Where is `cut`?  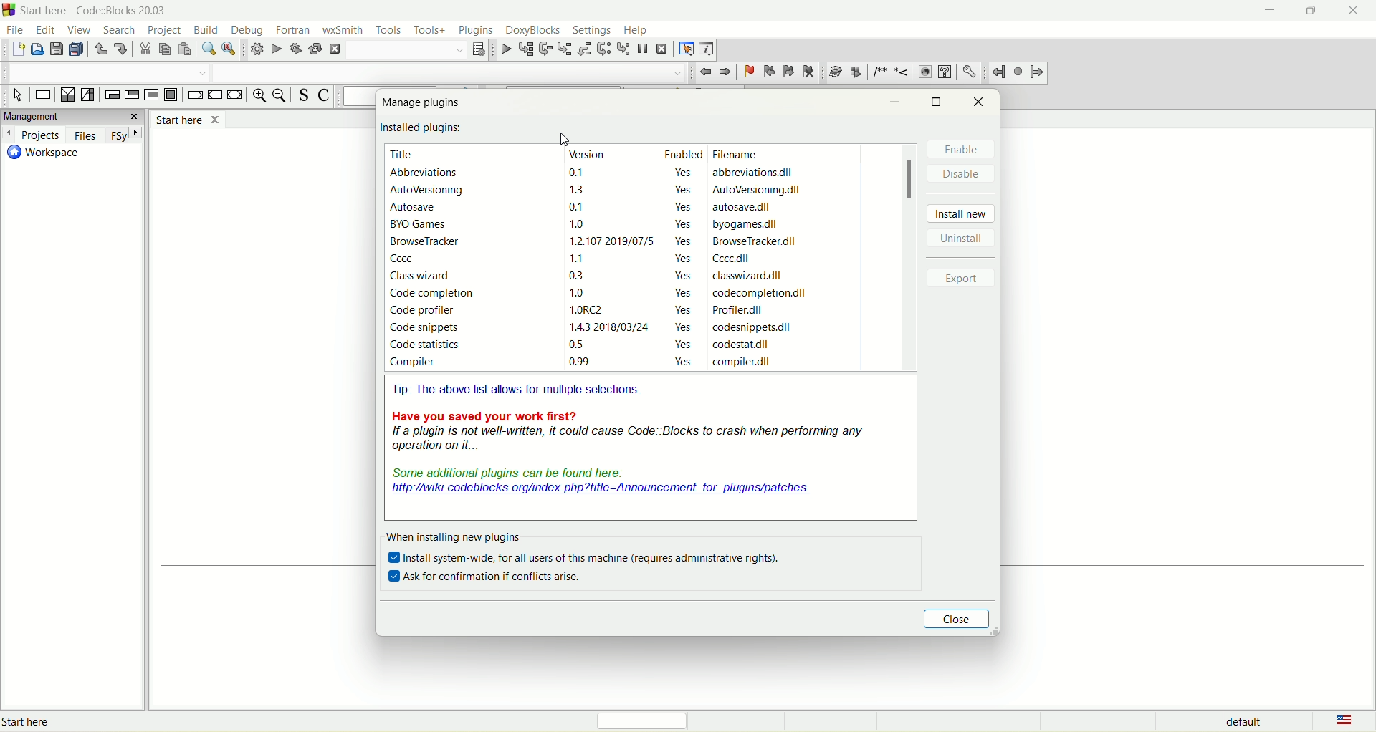 cut is located at coordinates (143, 52).